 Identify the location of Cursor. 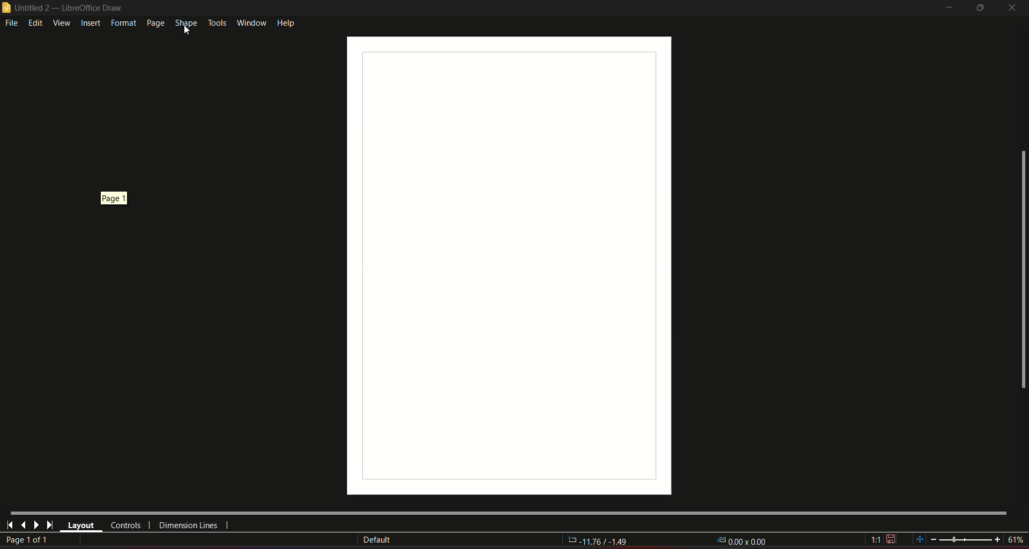
(187, 30).